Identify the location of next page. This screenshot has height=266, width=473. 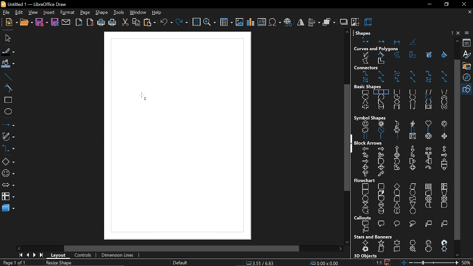
(34, 255).